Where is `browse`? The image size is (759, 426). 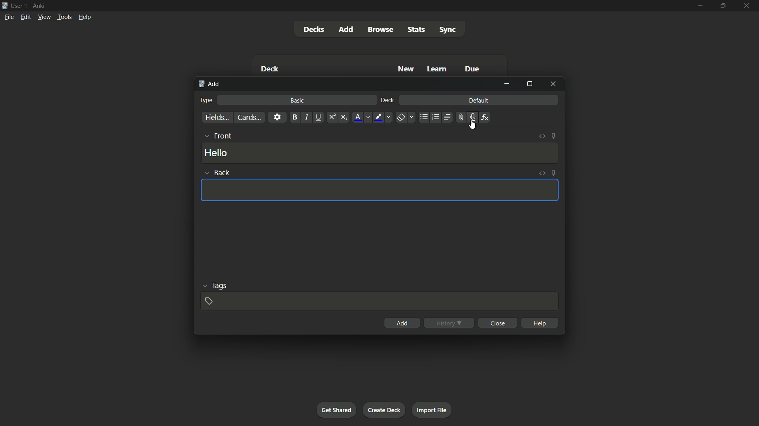
browse is located at coordinates (380, 29).